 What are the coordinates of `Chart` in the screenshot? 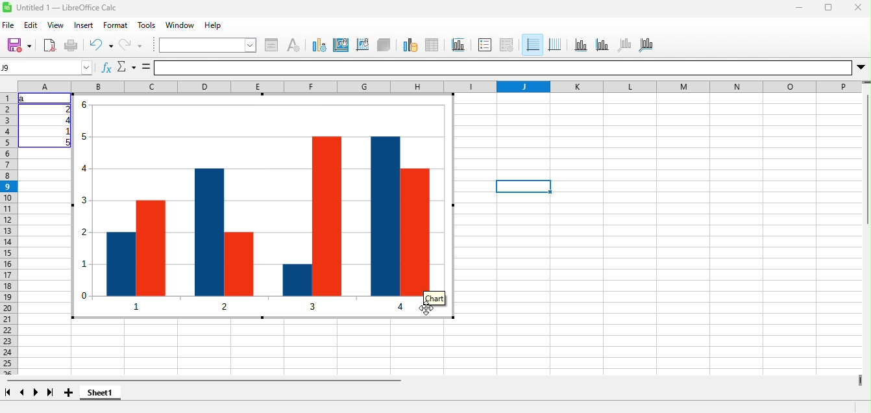 It's located at (434, 298).